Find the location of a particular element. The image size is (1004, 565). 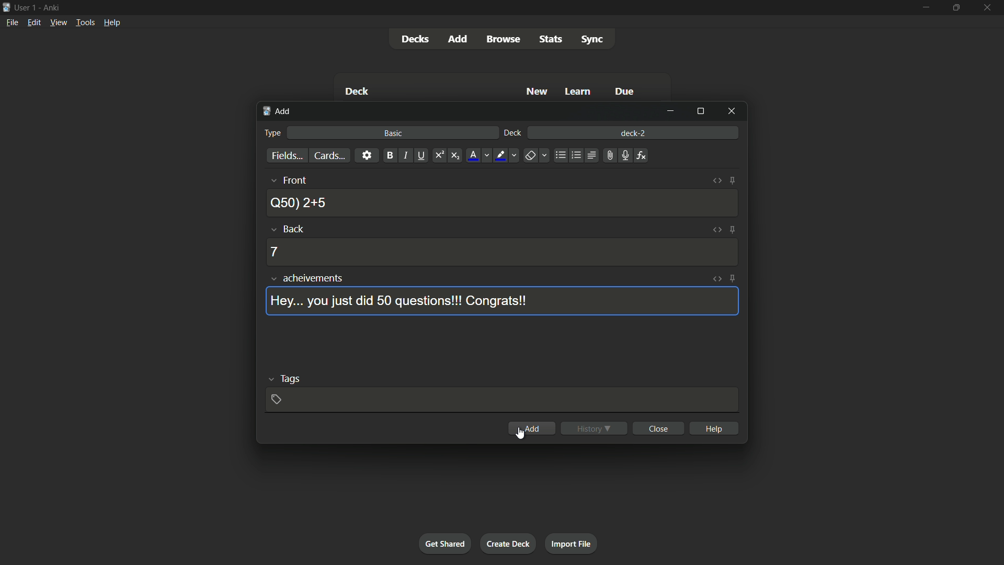

underline is located at coordinates (421, 155).